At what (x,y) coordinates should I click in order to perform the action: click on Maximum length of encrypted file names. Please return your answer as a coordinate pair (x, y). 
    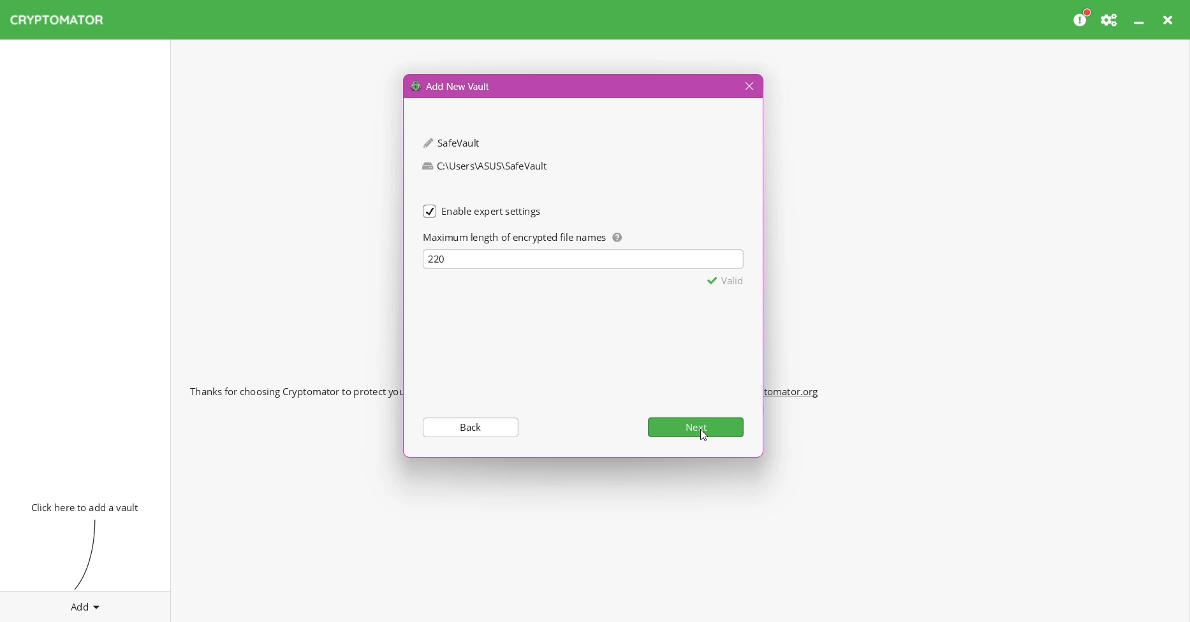
    Looking at the image, I should click on (520, 238).